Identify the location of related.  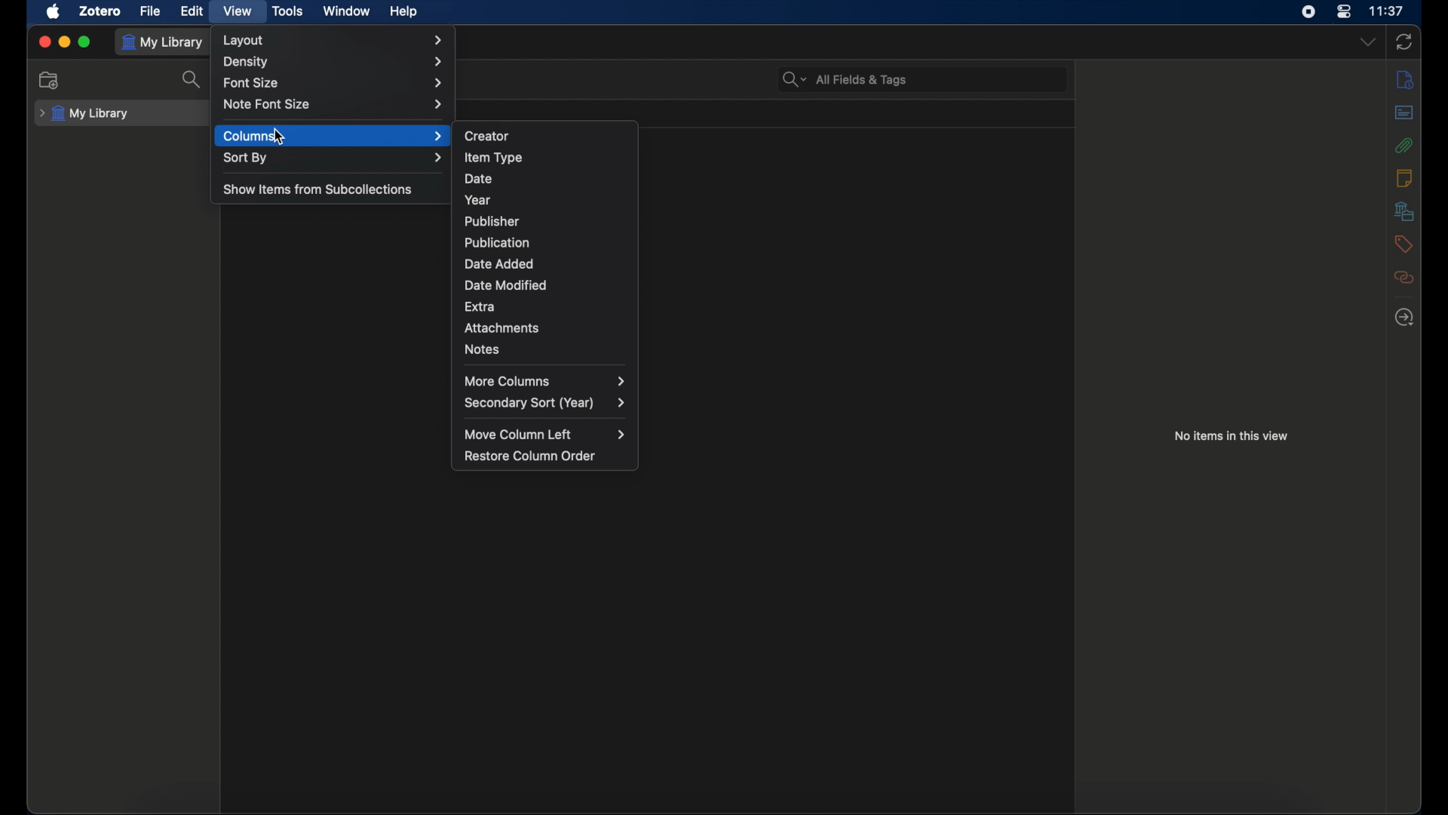
(1404, 278).